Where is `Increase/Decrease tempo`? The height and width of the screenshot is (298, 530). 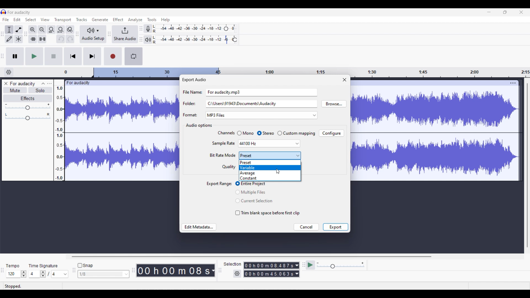
Increase/Decrease tempo is located at coordinates (24, 274).